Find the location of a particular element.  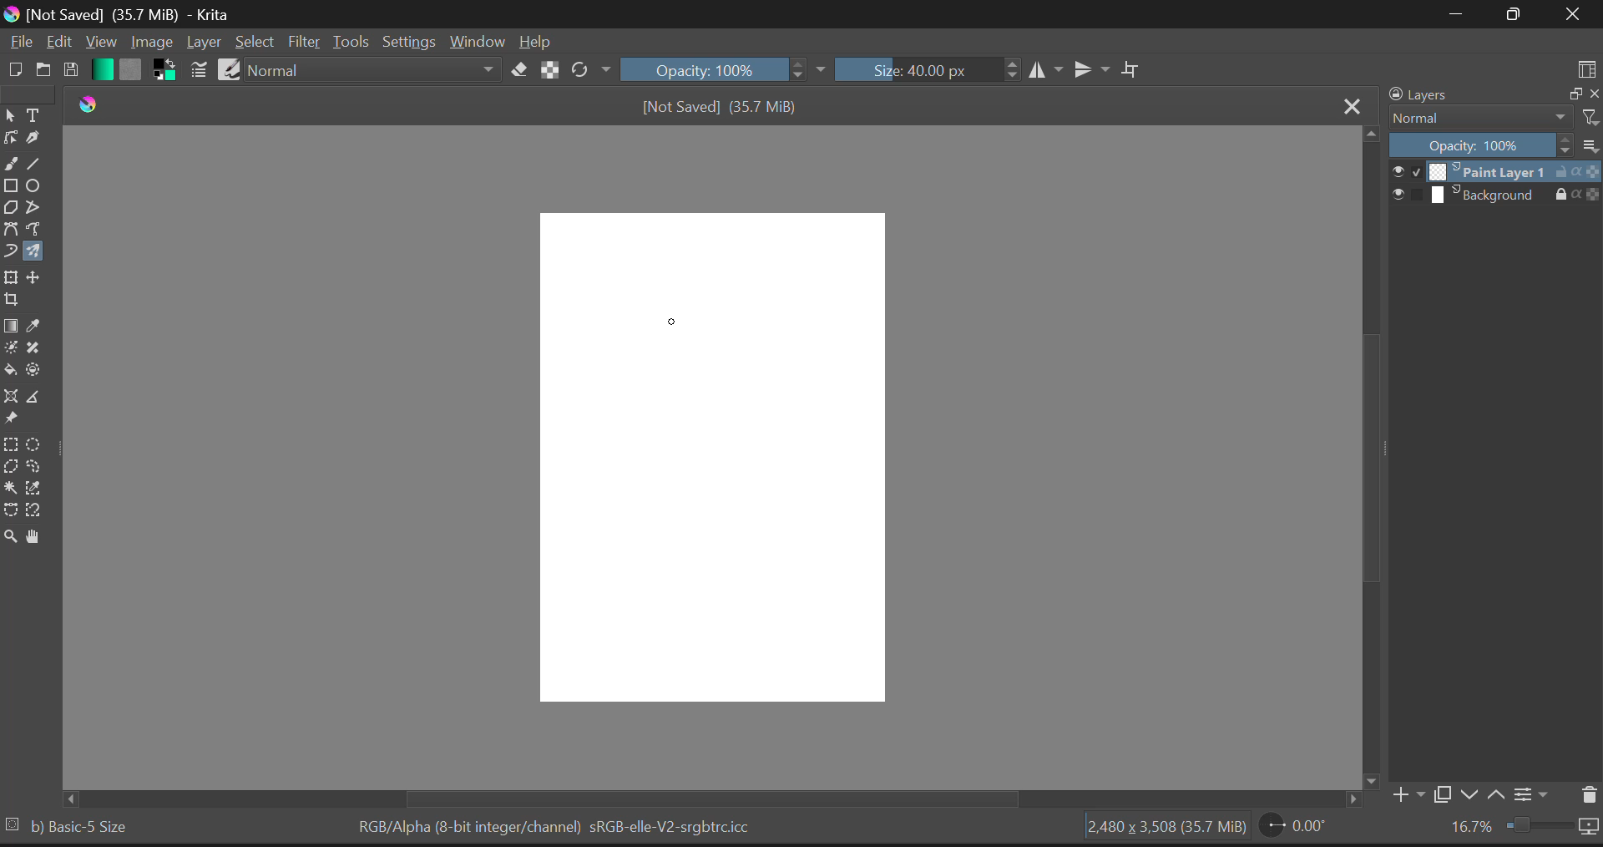

Colorize Mask Tool is located at coordinates (10, 350).